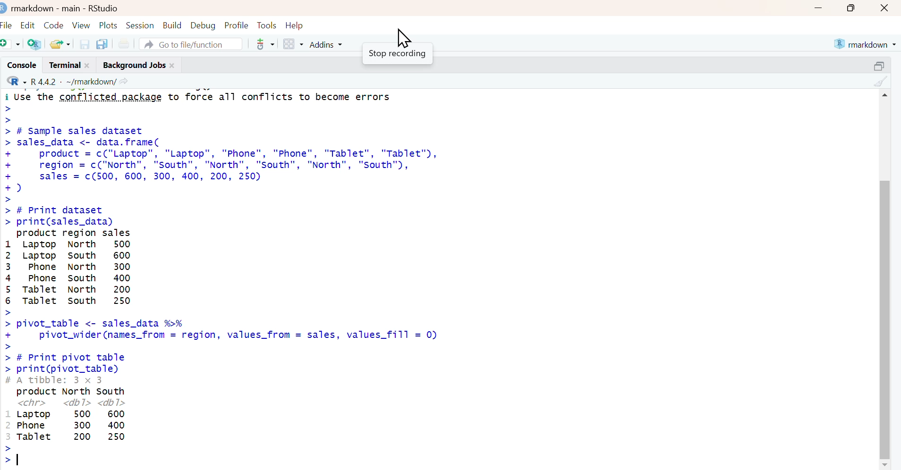 Image resolution: width=901 pixels, height=470 pixels. I want to click on markdown, so click(867, 43).